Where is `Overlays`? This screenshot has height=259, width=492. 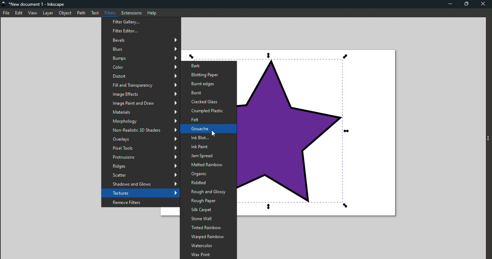
Overlays is located at coordinates (140, 140).